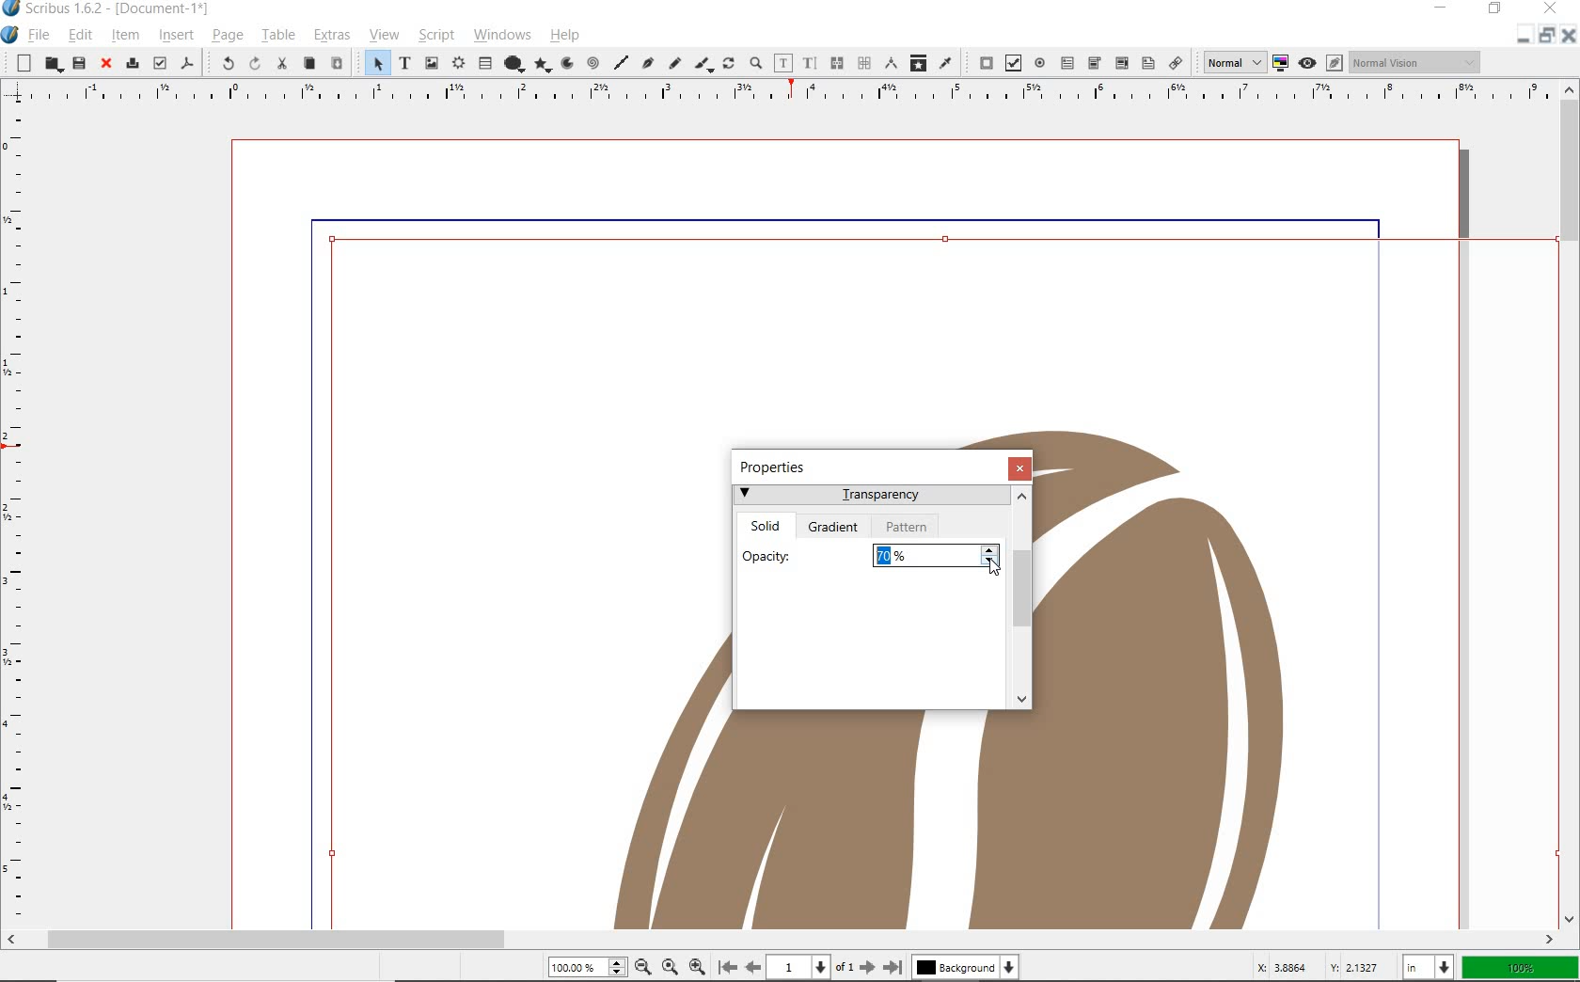  I want to click on pdf push button, so click(980, 62).